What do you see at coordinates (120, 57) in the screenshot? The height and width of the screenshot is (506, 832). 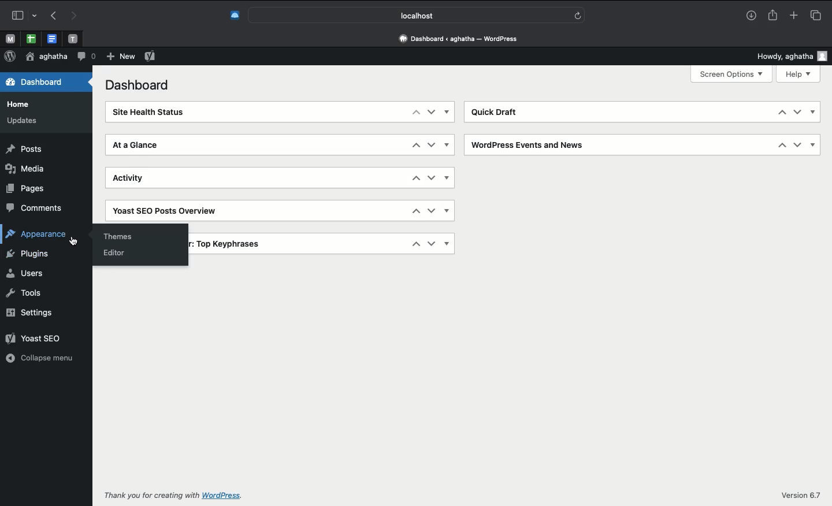 I see `New` at bounding box center [120, 57].